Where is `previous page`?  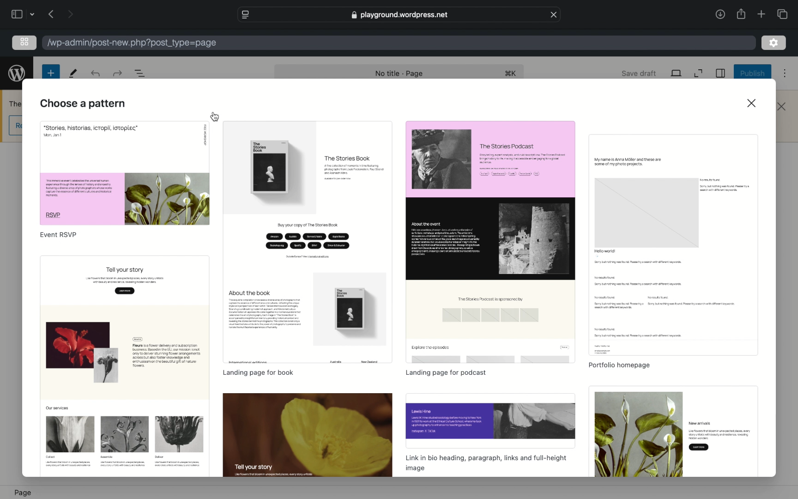
previous page is located at coordinates (51, 15).